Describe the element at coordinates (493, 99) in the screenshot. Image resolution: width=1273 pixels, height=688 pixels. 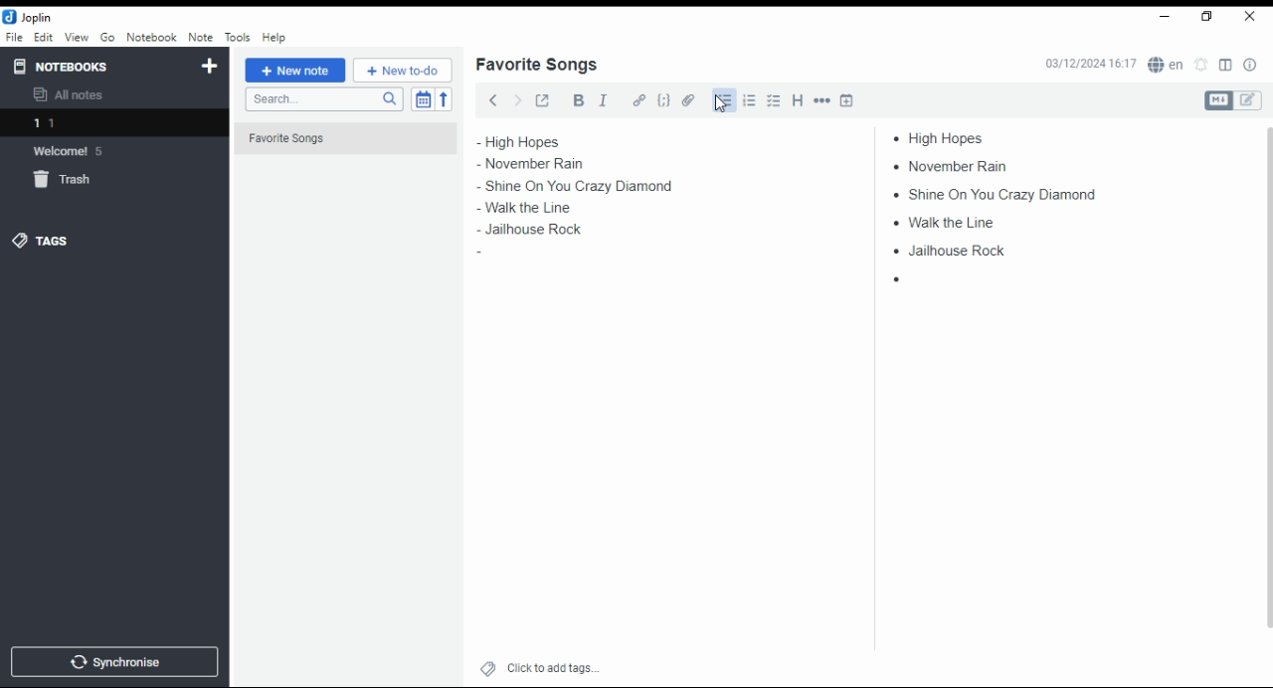
I see `back` at that location.